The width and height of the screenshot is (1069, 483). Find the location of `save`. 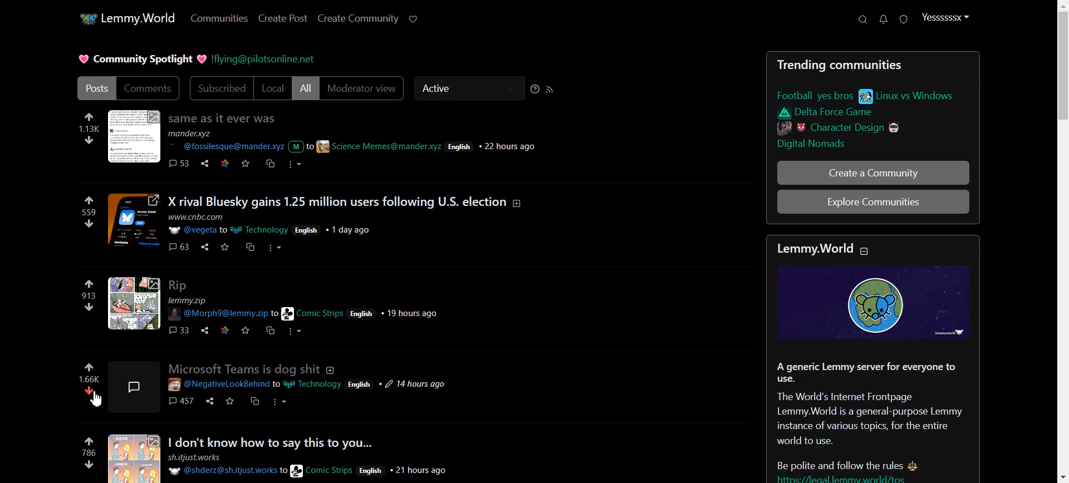

save is located at coordinates (227, 248).